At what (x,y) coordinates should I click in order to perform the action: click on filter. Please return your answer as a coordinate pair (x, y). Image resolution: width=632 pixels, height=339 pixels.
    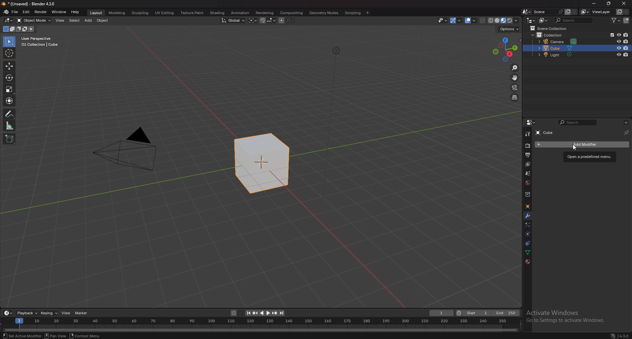
    Looking at the image, I should click on (617, 20).